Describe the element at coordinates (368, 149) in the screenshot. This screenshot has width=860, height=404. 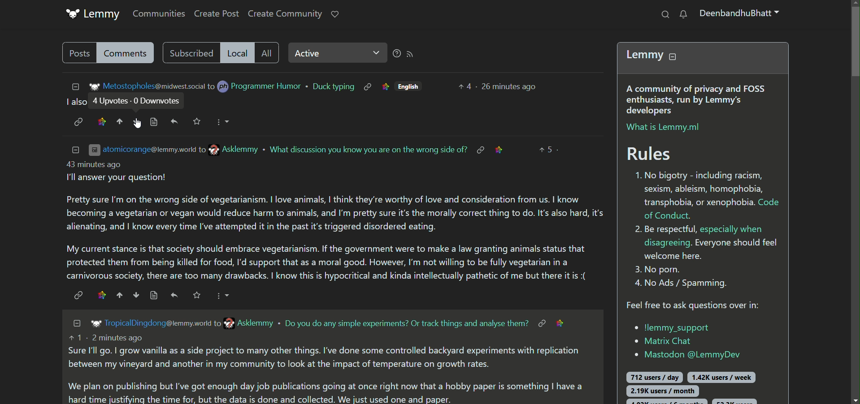
I see `text` at that location.